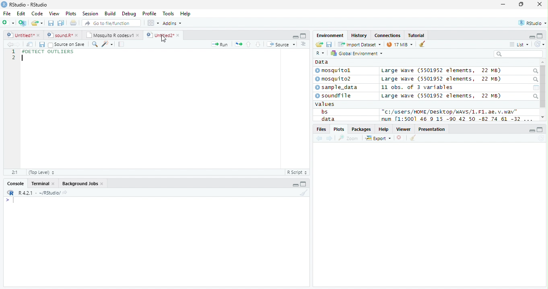  What do you see at coordinates (21, 14) in the screenshot?
I see `Edit` at bounding box center [21, 14].